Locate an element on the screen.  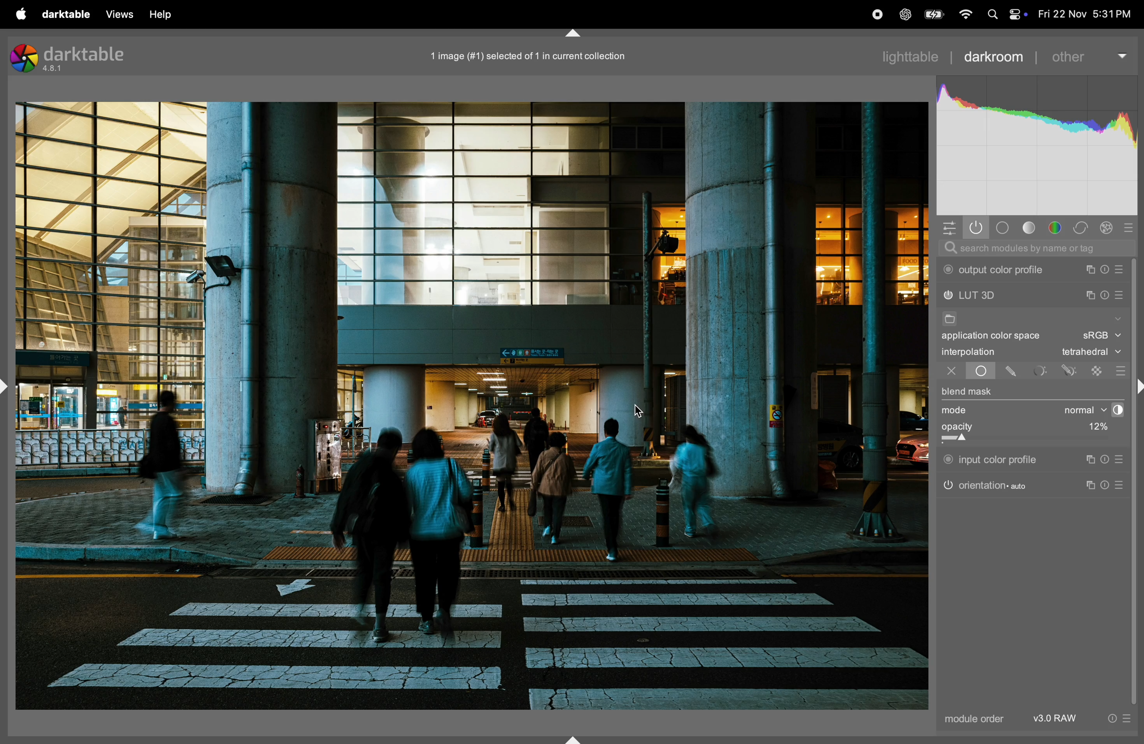
mode is located at coordinates (957, 411).